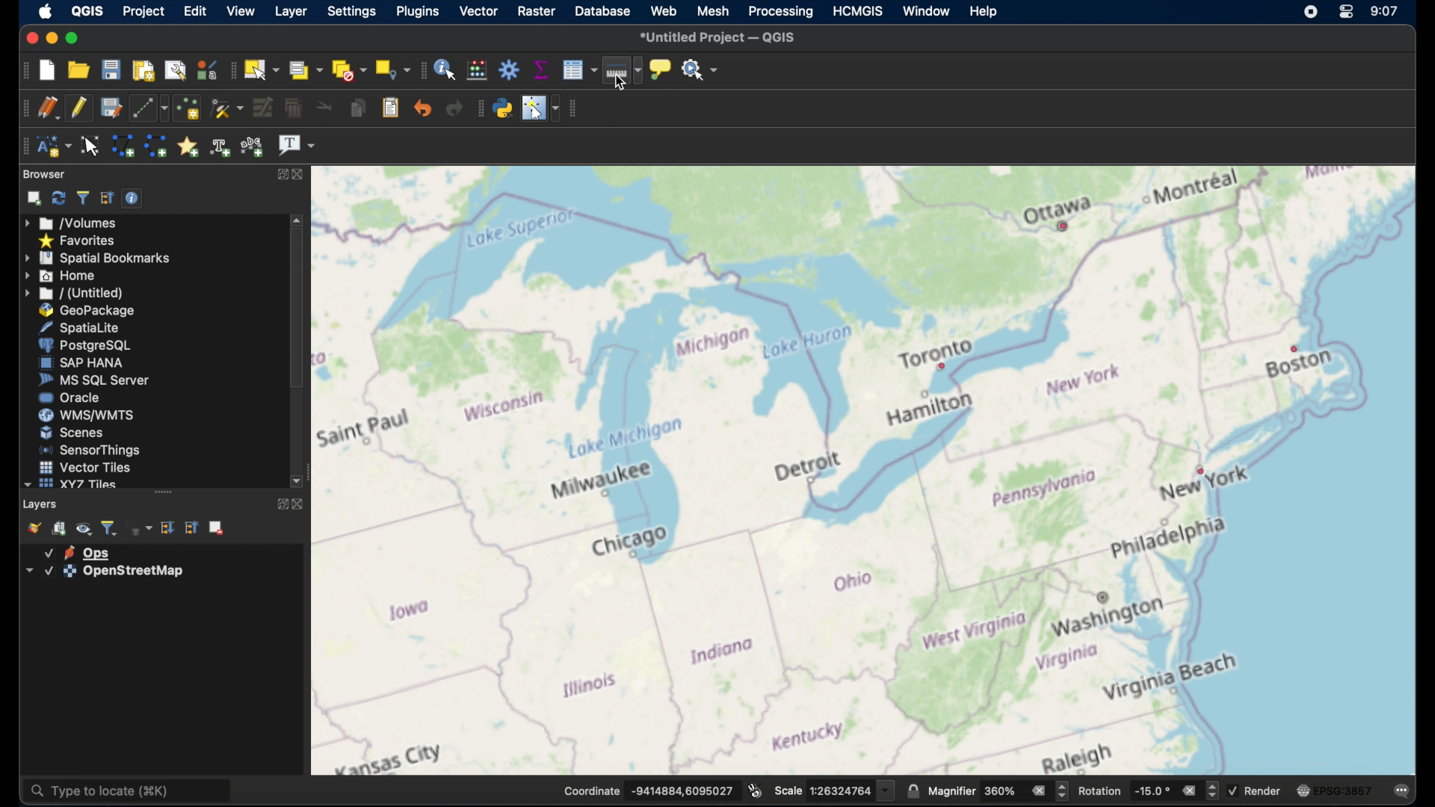 The height and width of the screenshot is (807, 1435). Describe the element at coordinates (454, 108) in the screenshot. I see `redo` at that location.